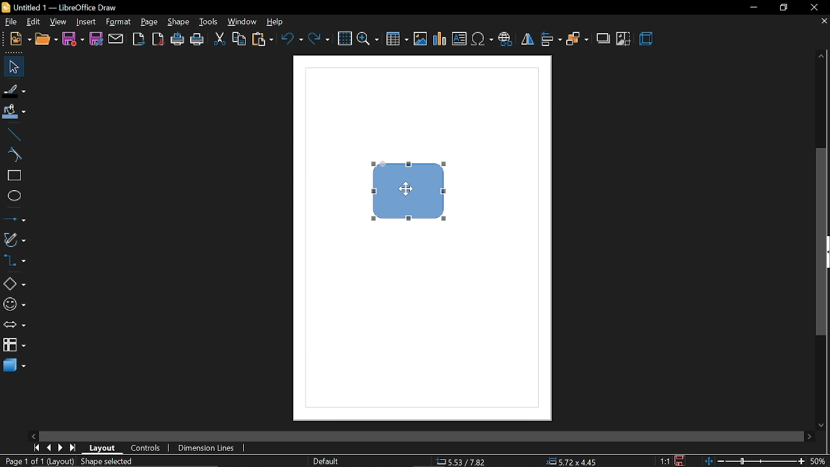 The width and height of the screenshot is (830, 467). What do you see at coordinates (11, 67) in the screenshot?
I see `select` at bounding box center [11, 67].